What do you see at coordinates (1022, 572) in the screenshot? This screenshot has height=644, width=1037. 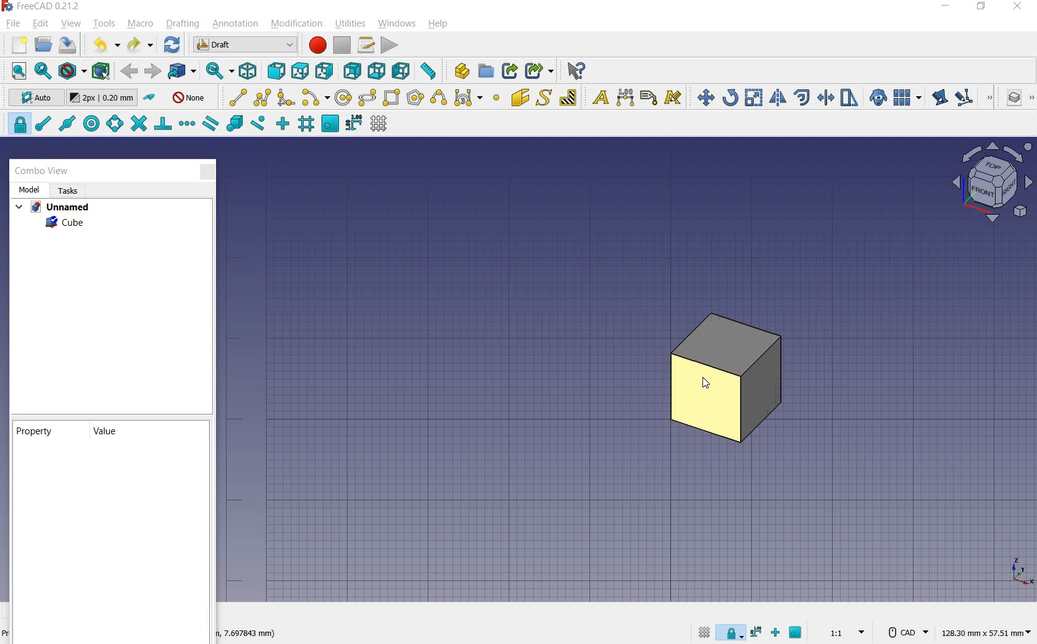 I see `xyz point` at bounding box center [1022, 572].